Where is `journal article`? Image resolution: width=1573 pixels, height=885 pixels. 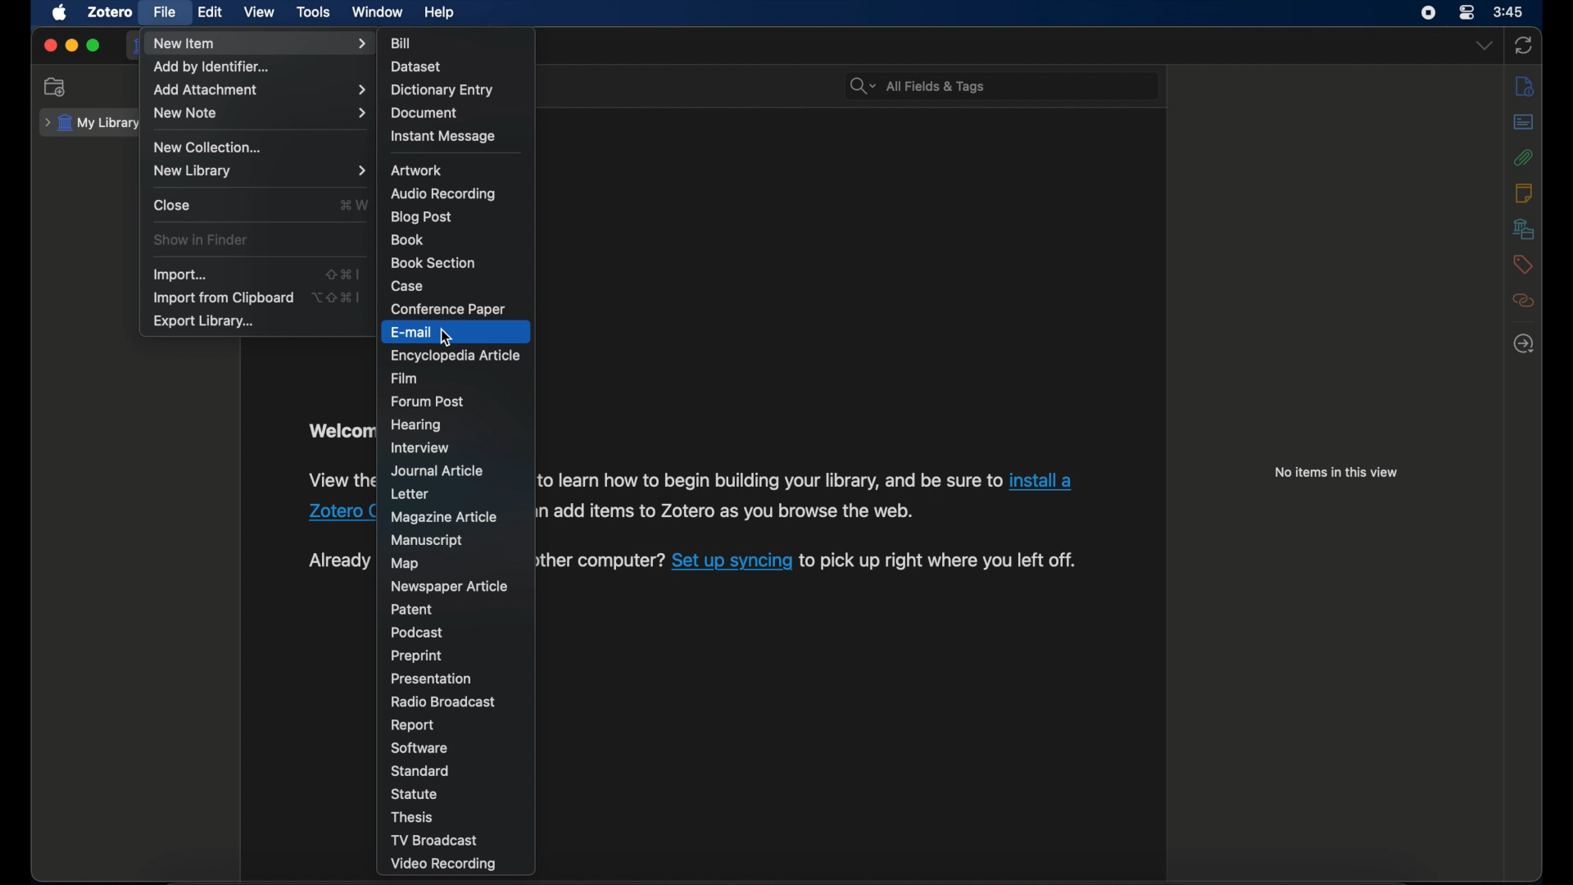
journal article is located at coordinates (437, 470).